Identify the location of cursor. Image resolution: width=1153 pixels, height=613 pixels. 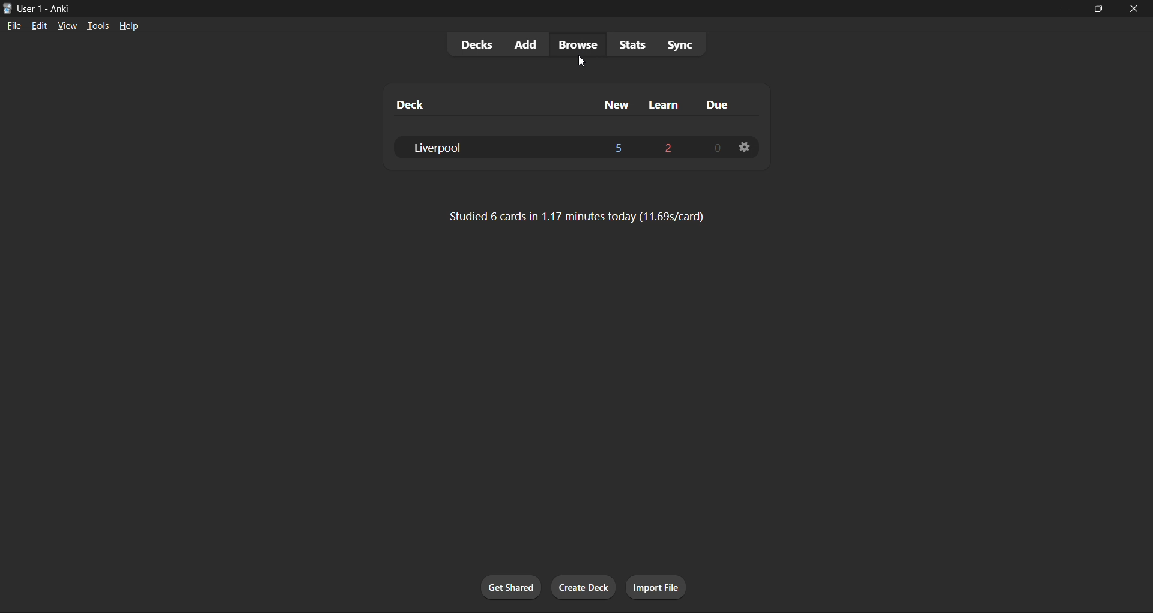
(583, 62).